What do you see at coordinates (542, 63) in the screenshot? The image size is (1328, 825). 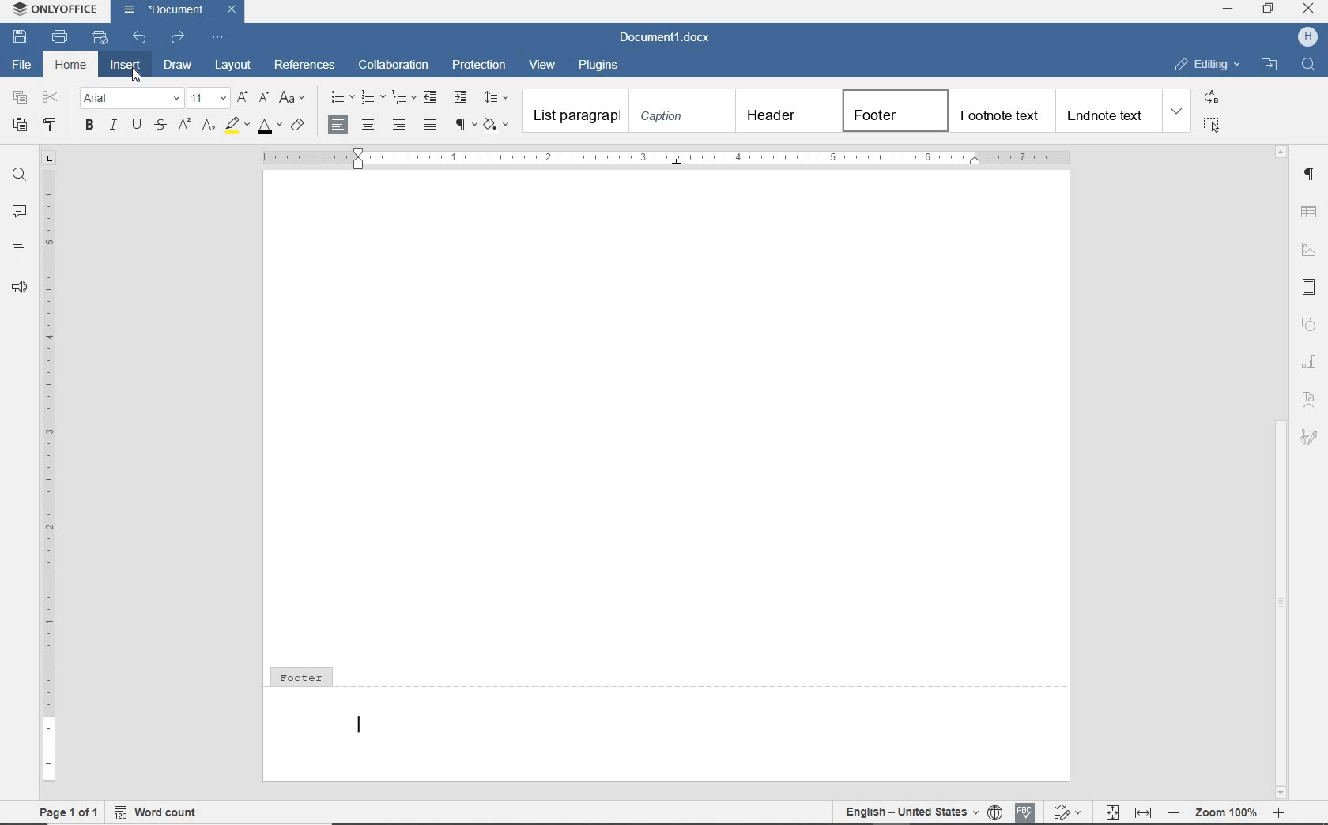 I see `view` at bounding box center [542, 63].